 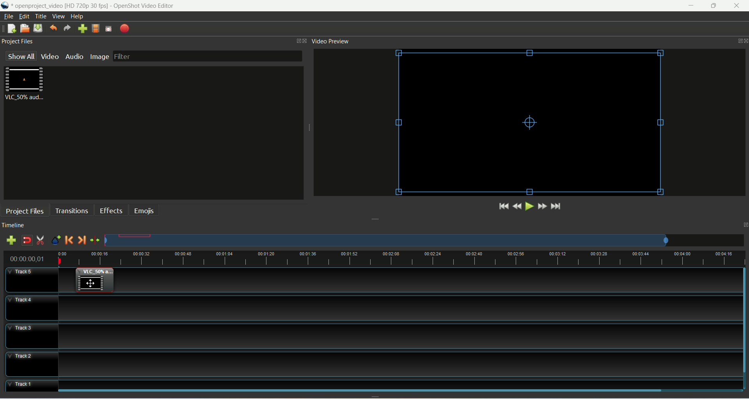 What do you see at coordinates (59, 16) in the screenshot?
I see `view` at bounding box center [59, 16].